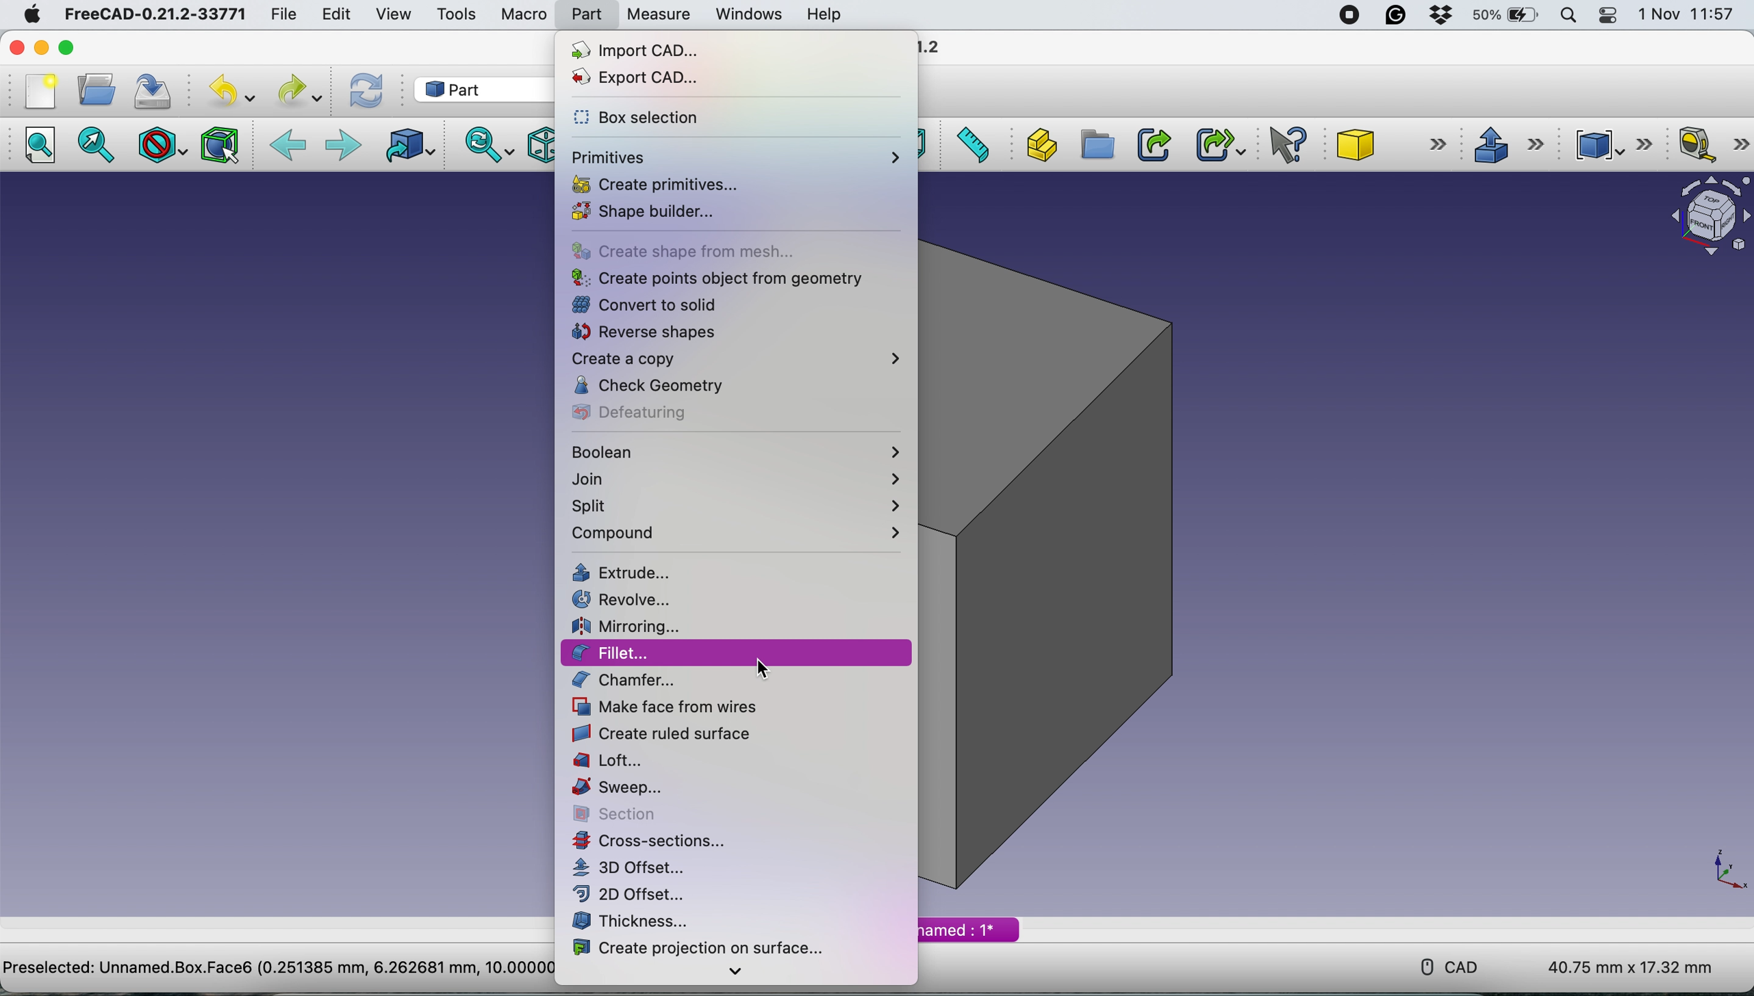  What do you see at coordinates (472, 90) in the screenshot?
I see `workbench - part` at bounding box center [472, 90].